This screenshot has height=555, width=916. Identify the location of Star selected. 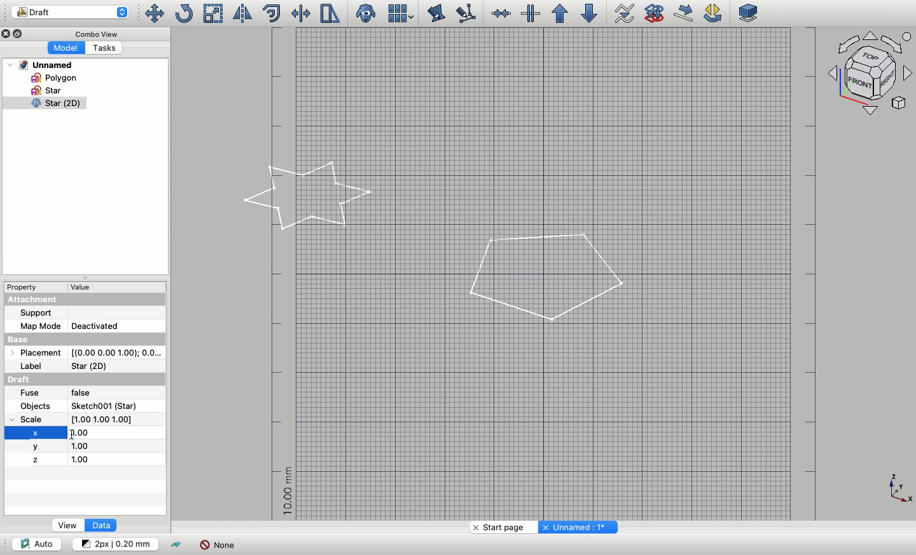
(309, 196).